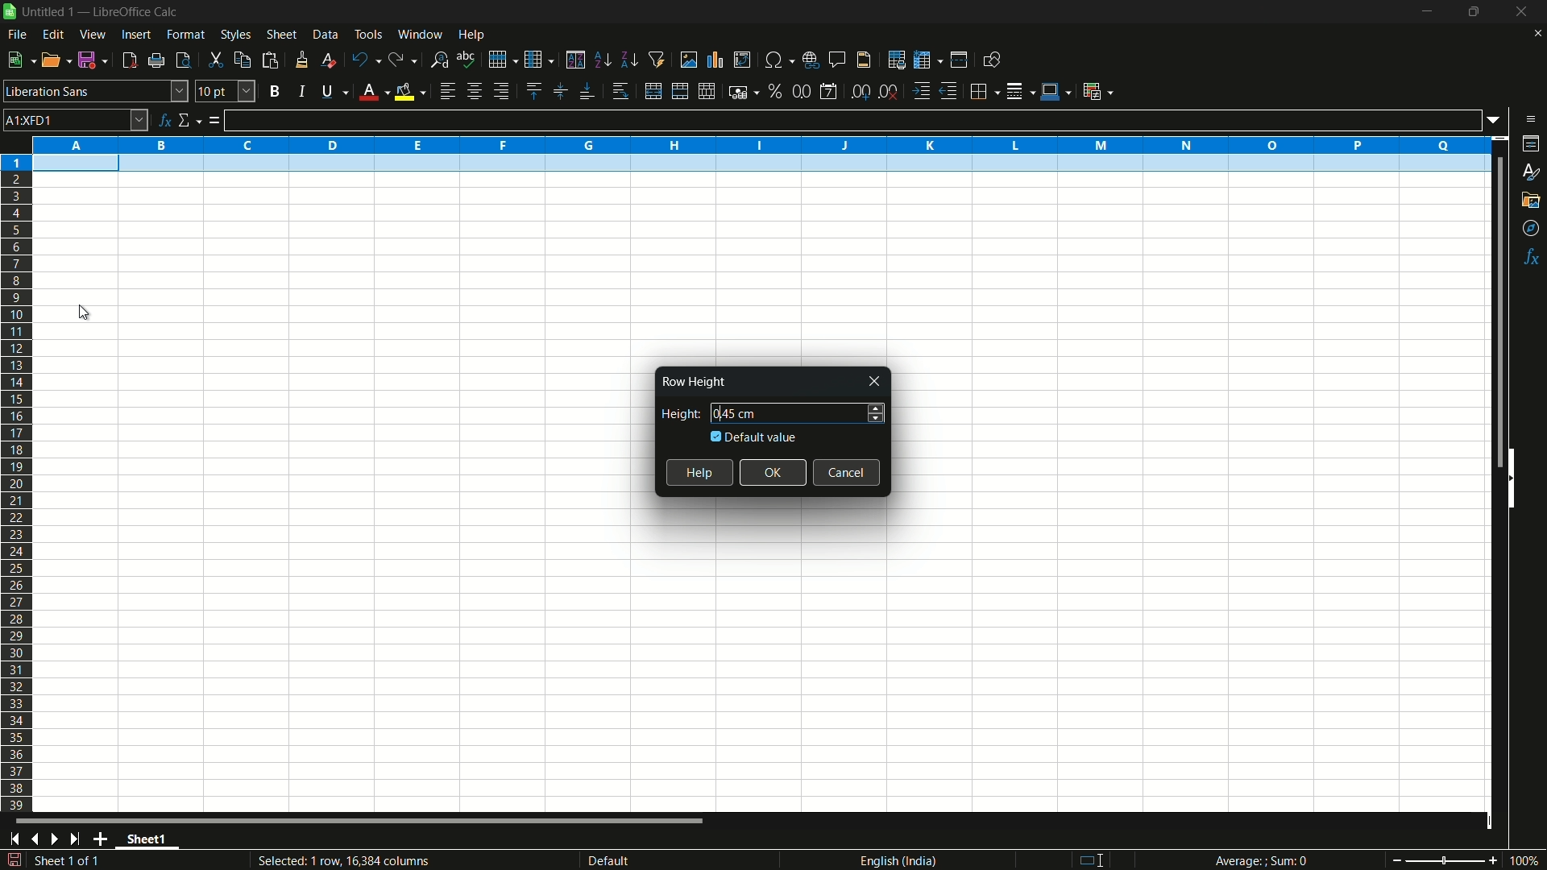 The image size is (1547, 870). I want to click on spelling, so click(467, 58).